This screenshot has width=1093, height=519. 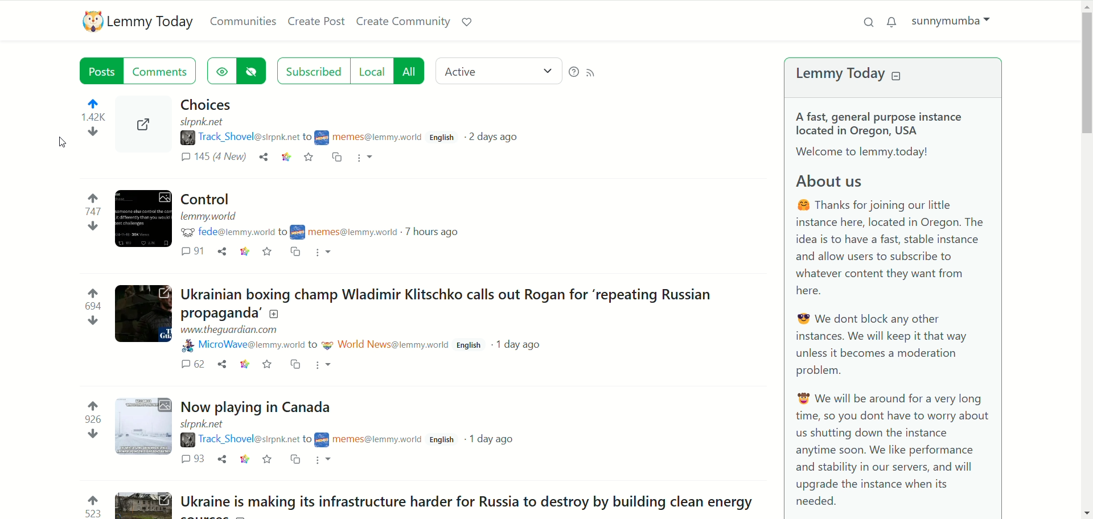 I want to click on save, so click(x=310, y=157).